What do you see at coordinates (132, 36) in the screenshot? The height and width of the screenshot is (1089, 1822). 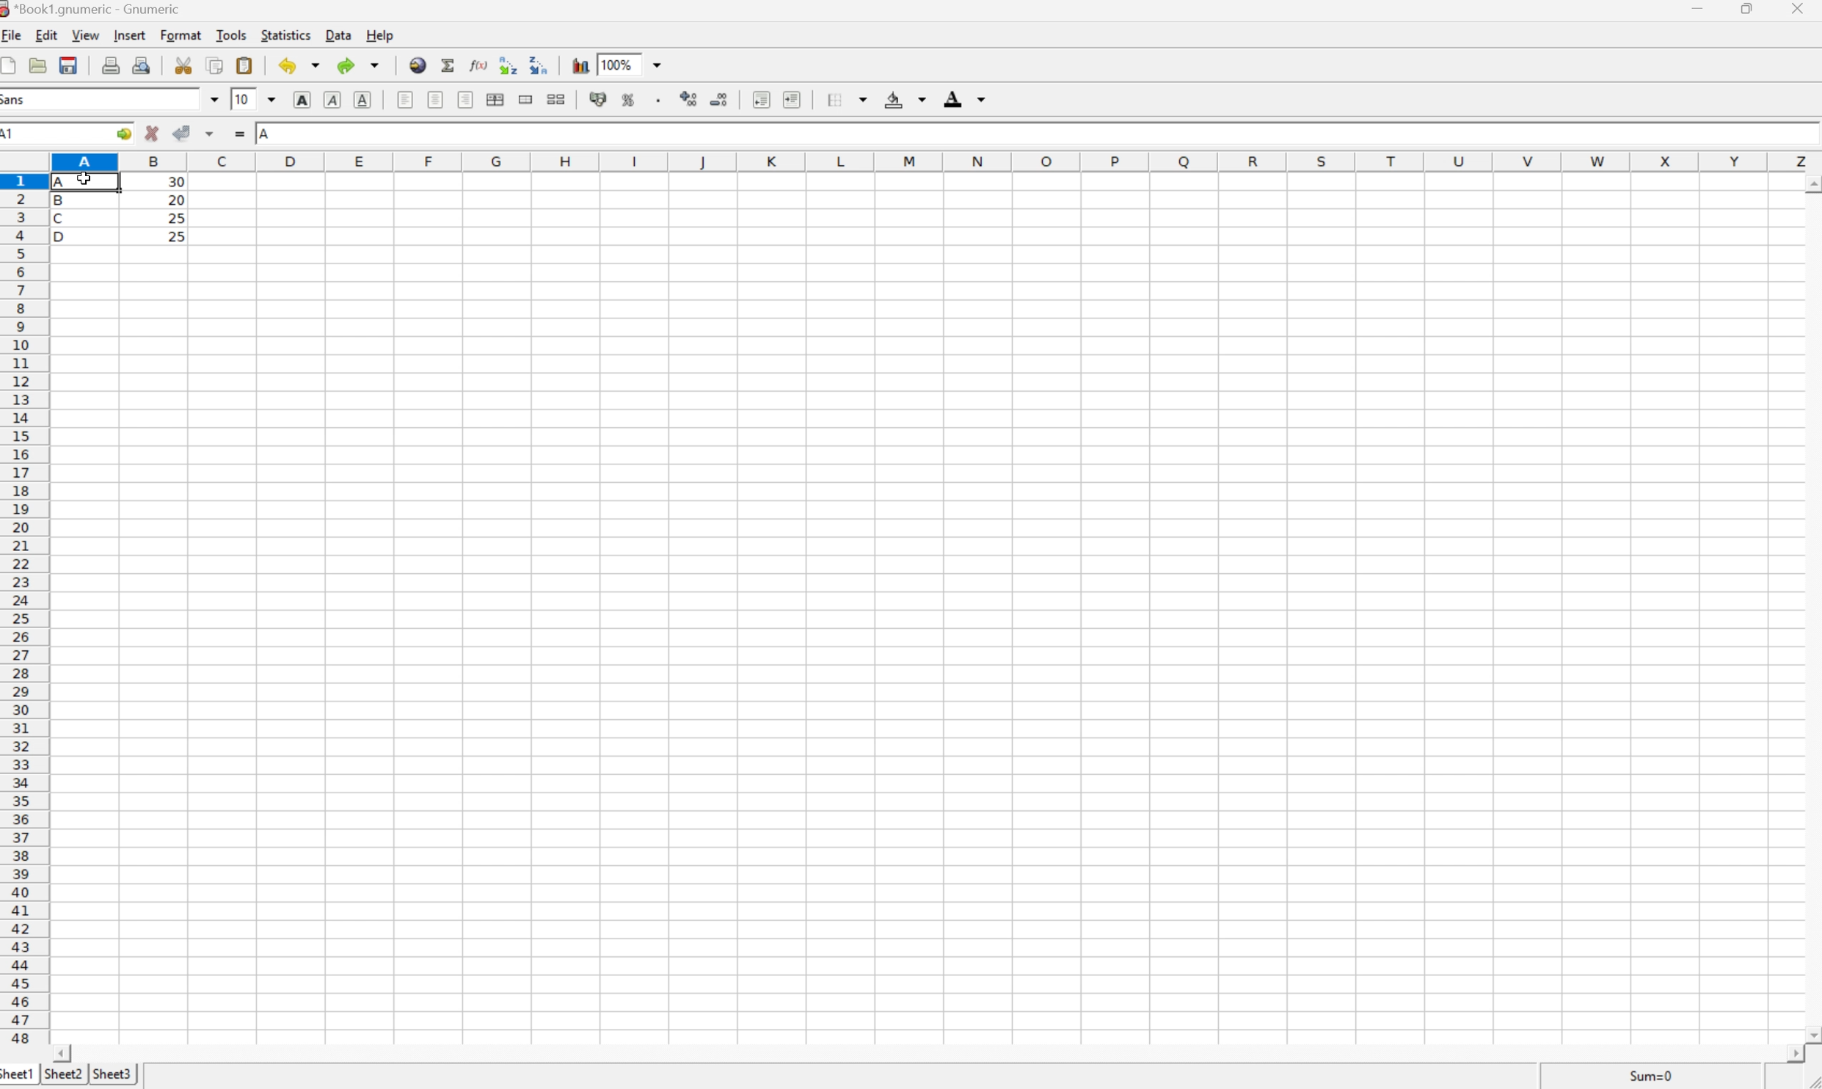 I see `Insert` at bounding box center [132, 36].